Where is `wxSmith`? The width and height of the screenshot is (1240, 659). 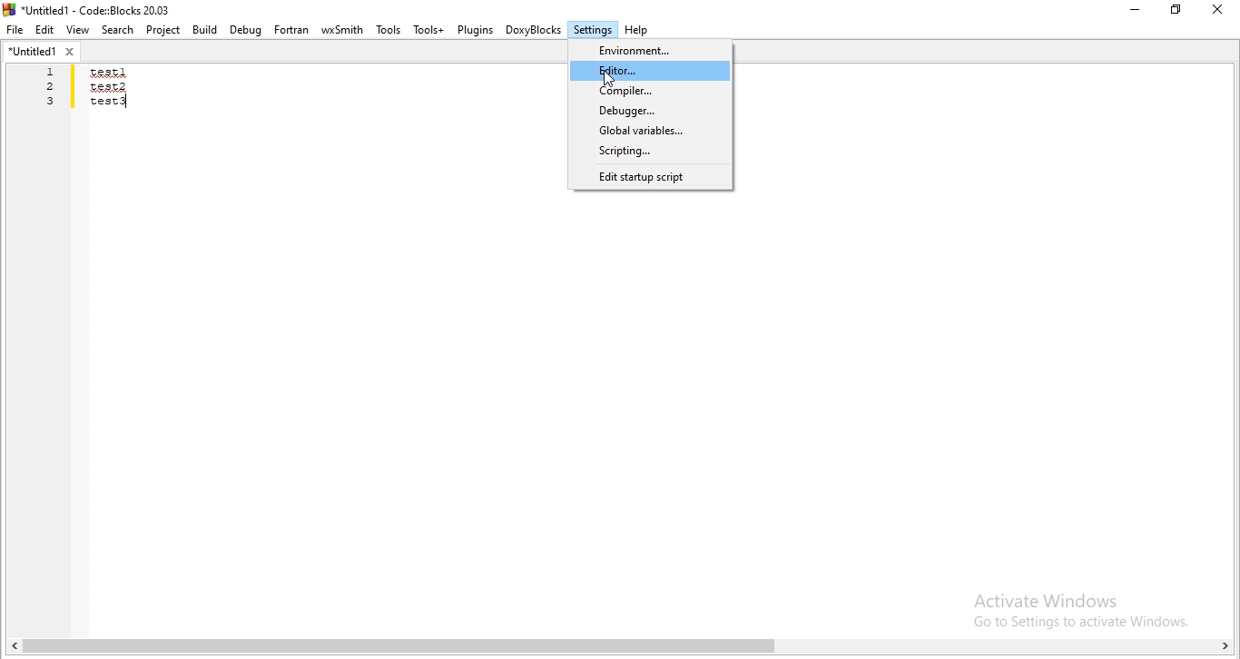 wxSmith is located at coordinates (342, 31).